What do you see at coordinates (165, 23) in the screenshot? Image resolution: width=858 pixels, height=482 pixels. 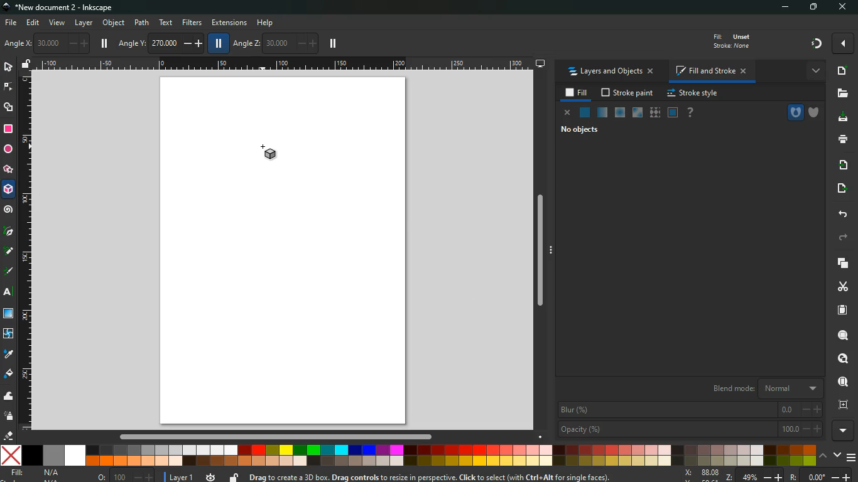 I see `text` at bounding box center [165, 23].